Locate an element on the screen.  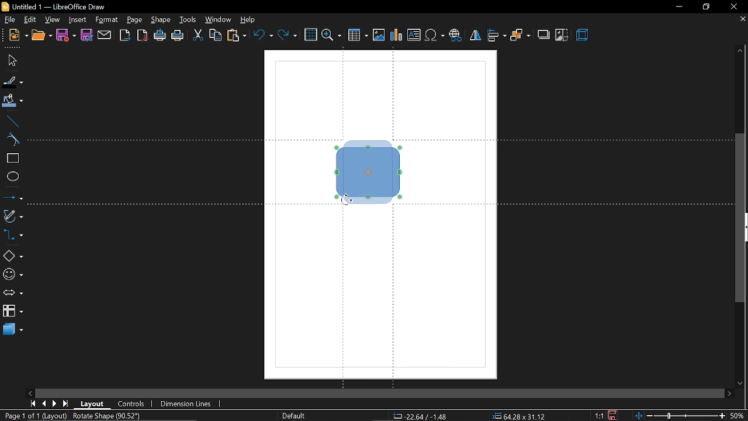
current zoom is located at coordinates (739, 416).